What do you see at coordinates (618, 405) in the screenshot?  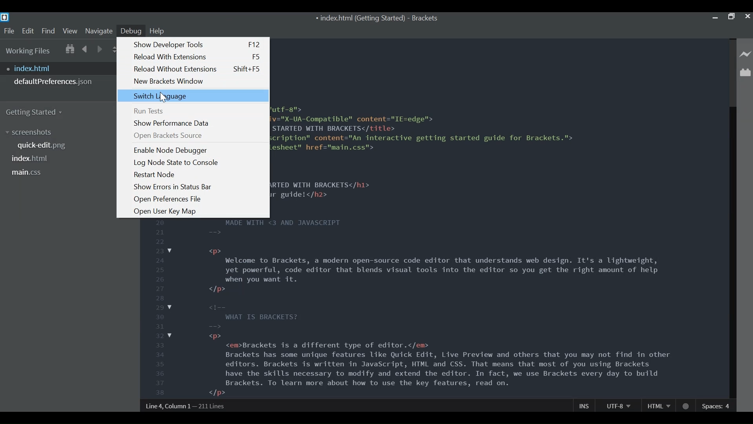 I see `UTF-8` at bounding box center [618, 405].